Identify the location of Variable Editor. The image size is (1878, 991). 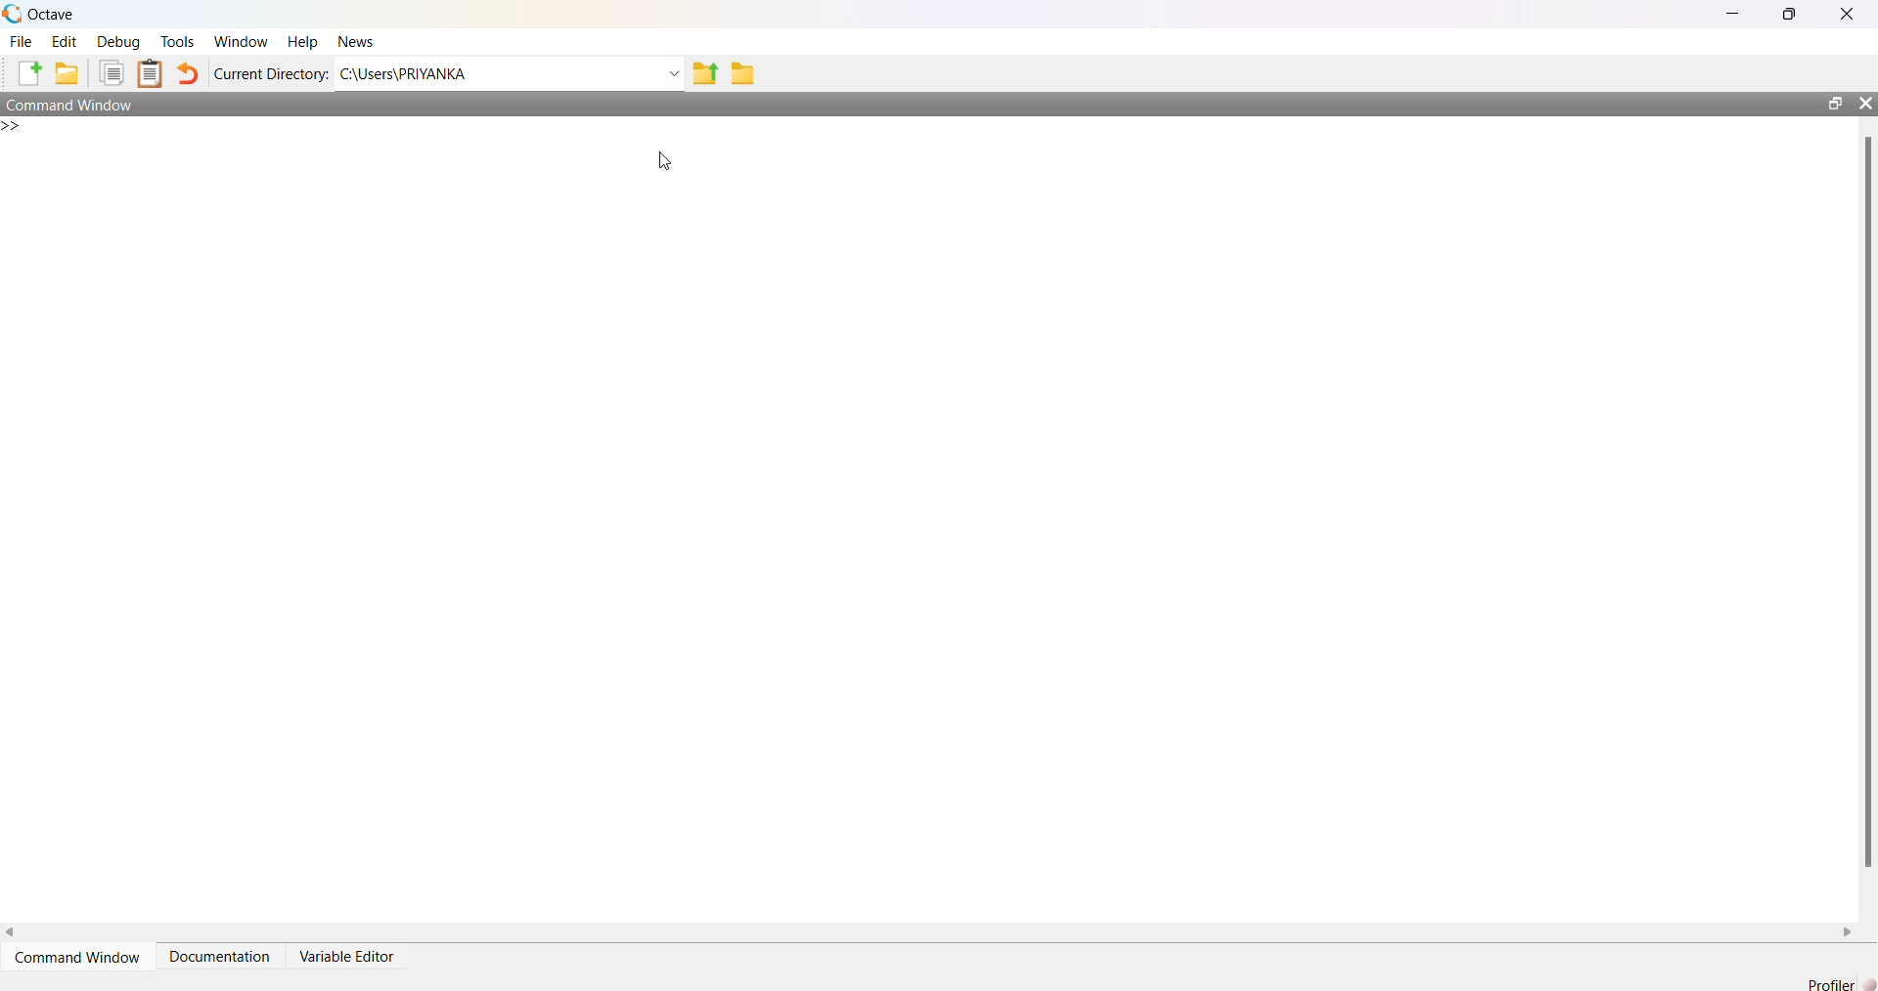
(345, 950).